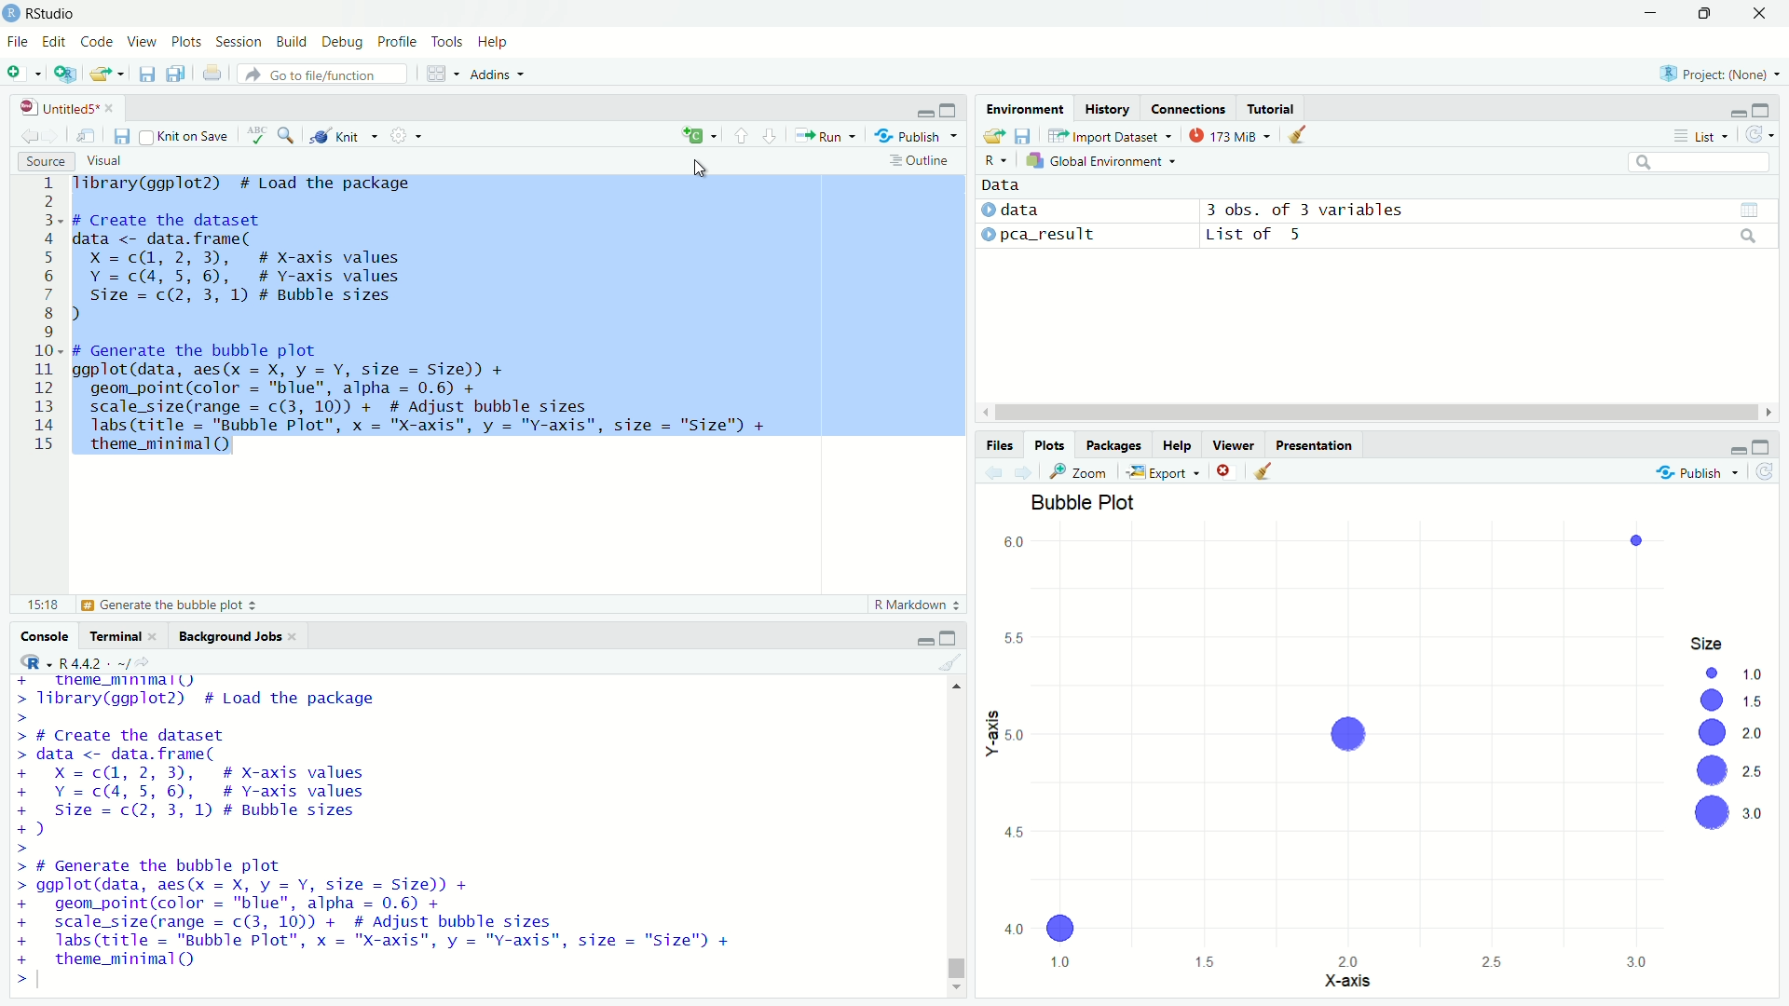 Image resolution: width=1789 pixels, height=1006 pixels. Describe the element at coordinates (923, 638) in the screenshot. I see `minimize` at that location.